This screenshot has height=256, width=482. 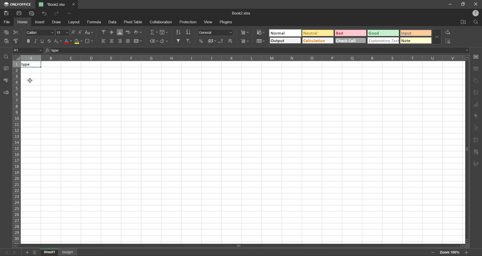 I want to click on sort ascending, so click(x=178, y=32).